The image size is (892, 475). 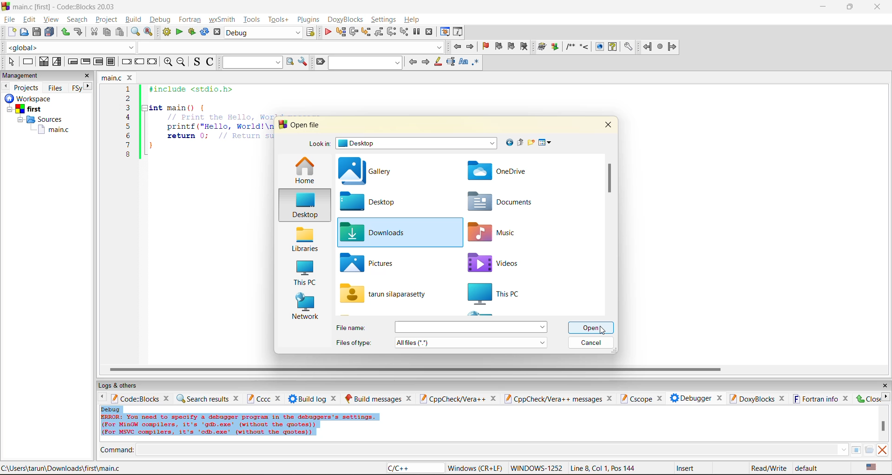 I want to click on 7, so click(x=128, y=145).